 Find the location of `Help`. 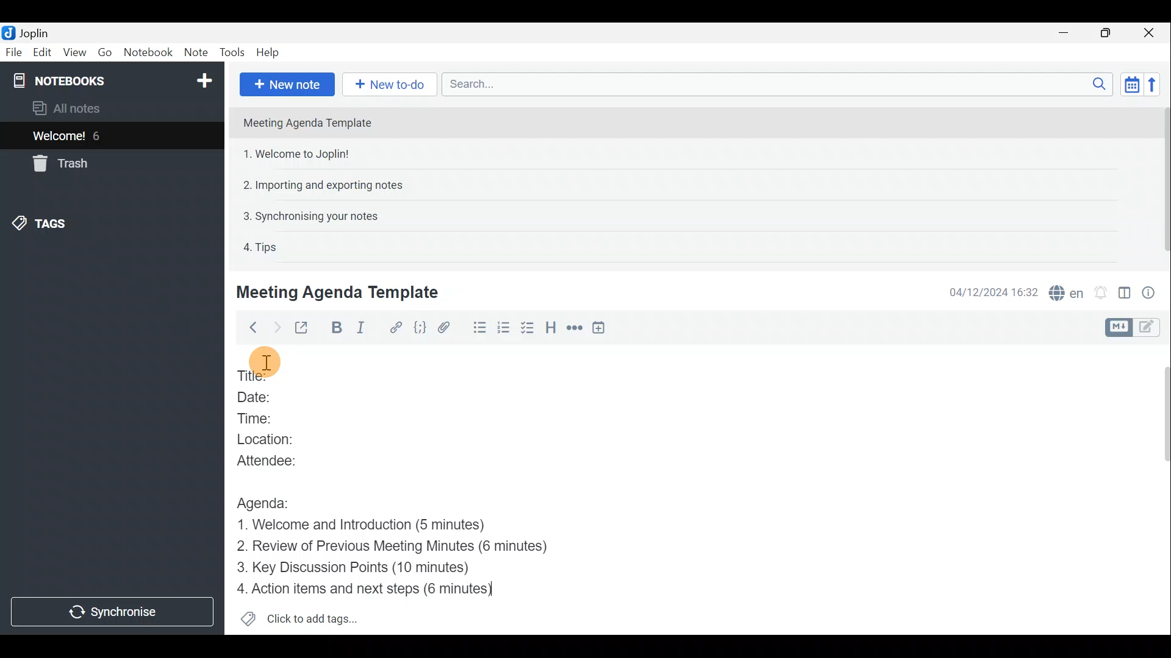

Help is located at coordinates (270, 52).